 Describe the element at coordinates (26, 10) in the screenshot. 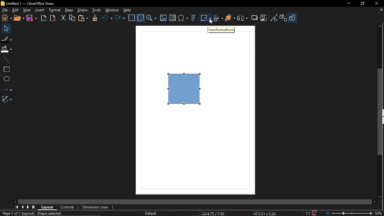

I see `View` at that location.